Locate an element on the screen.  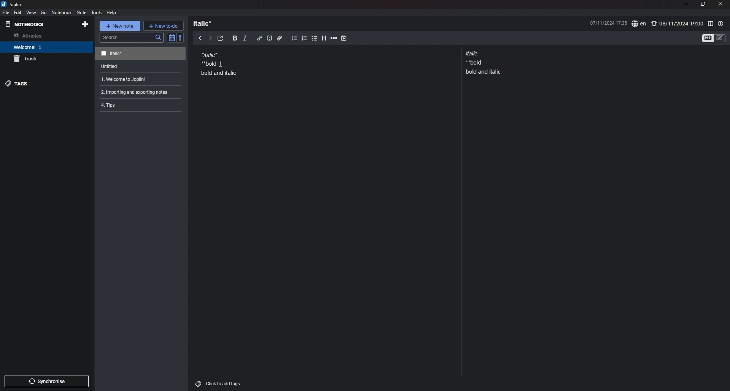
code is located at coordinates (269, 38).